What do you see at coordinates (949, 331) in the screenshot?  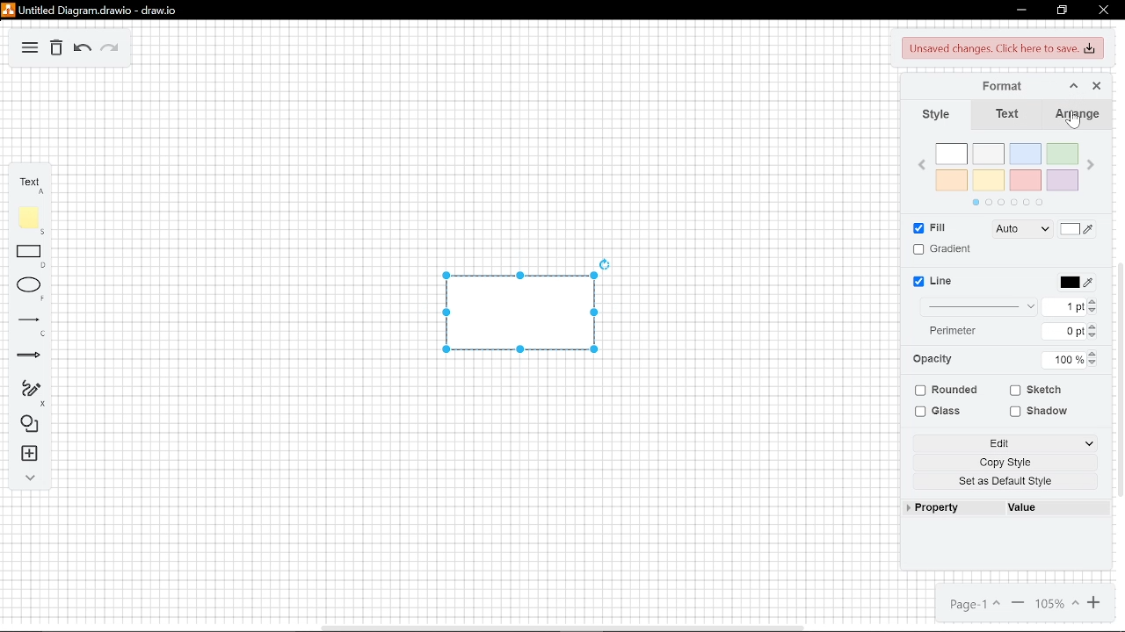 I see `perimeter` at bounding box center [949, 331].